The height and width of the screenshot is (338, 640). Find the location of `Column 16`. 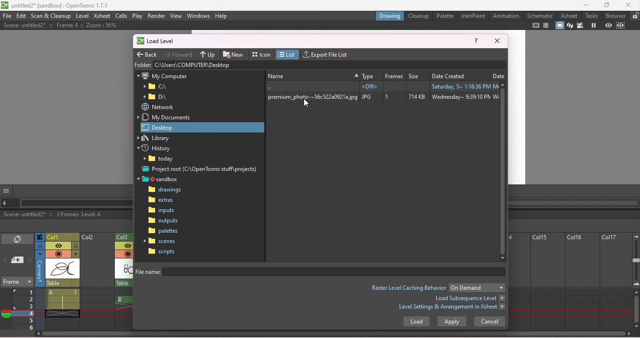

Column 16 is located at coordinates (581, 281).